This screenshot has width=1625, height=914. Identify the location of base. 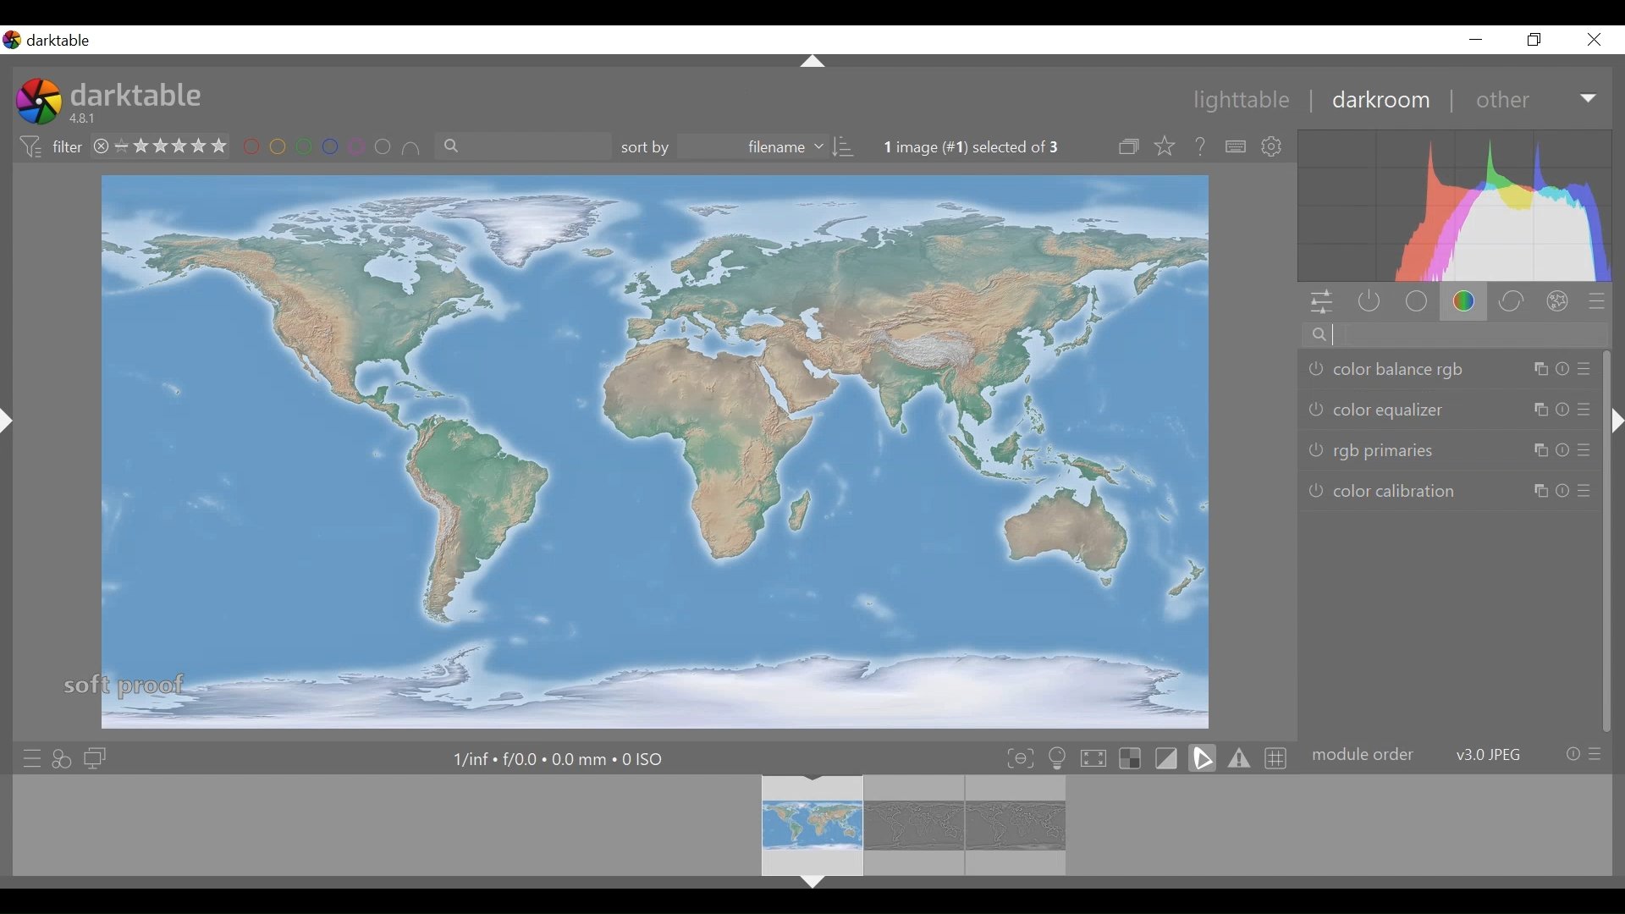
(1415, 301).